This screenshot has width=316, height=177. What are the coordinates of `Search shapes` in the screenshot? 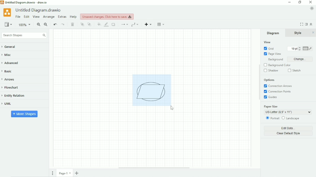 It's located at (24, 35).